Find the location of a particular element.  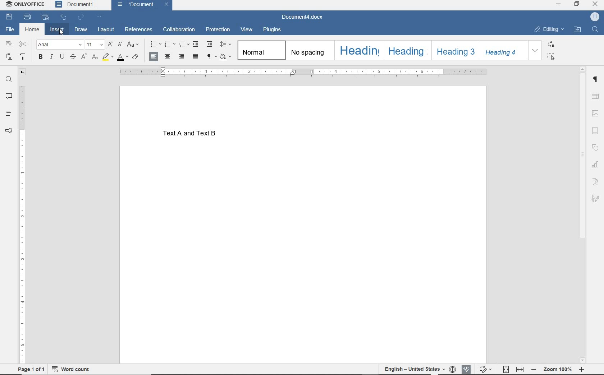

FONT is located at coordinates (59, 44).